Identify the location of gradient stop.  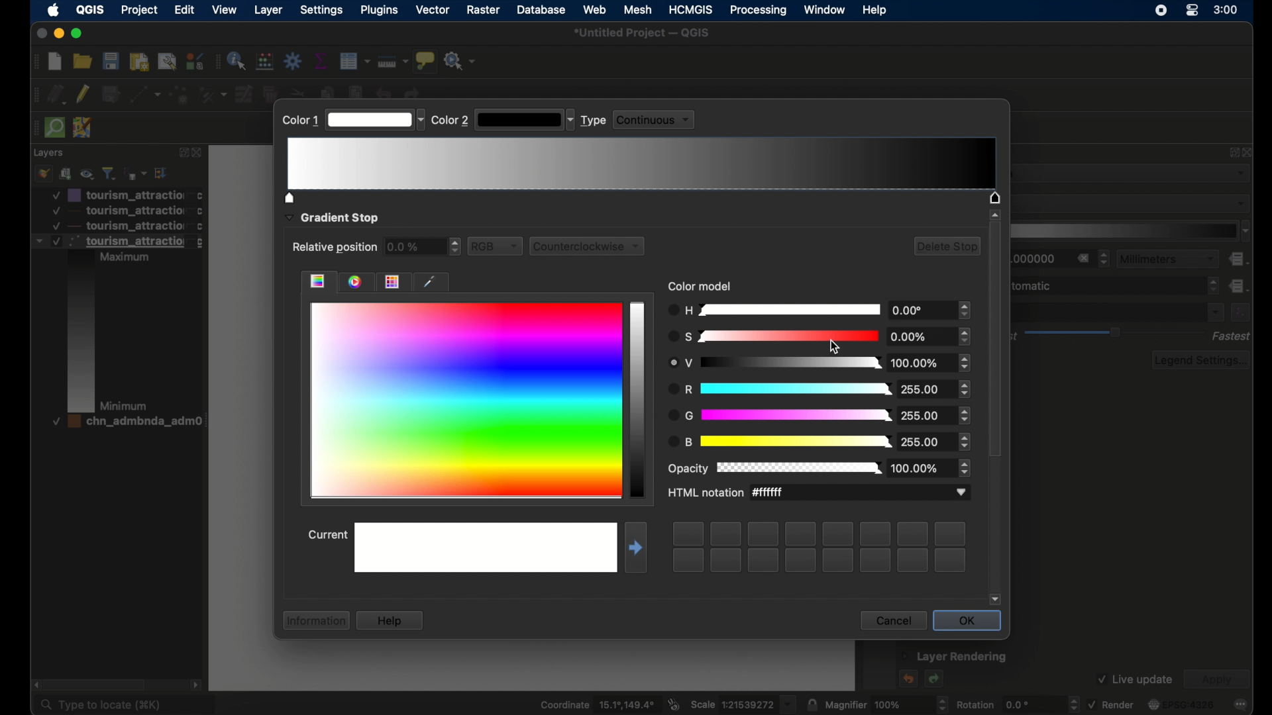
(331, 218).